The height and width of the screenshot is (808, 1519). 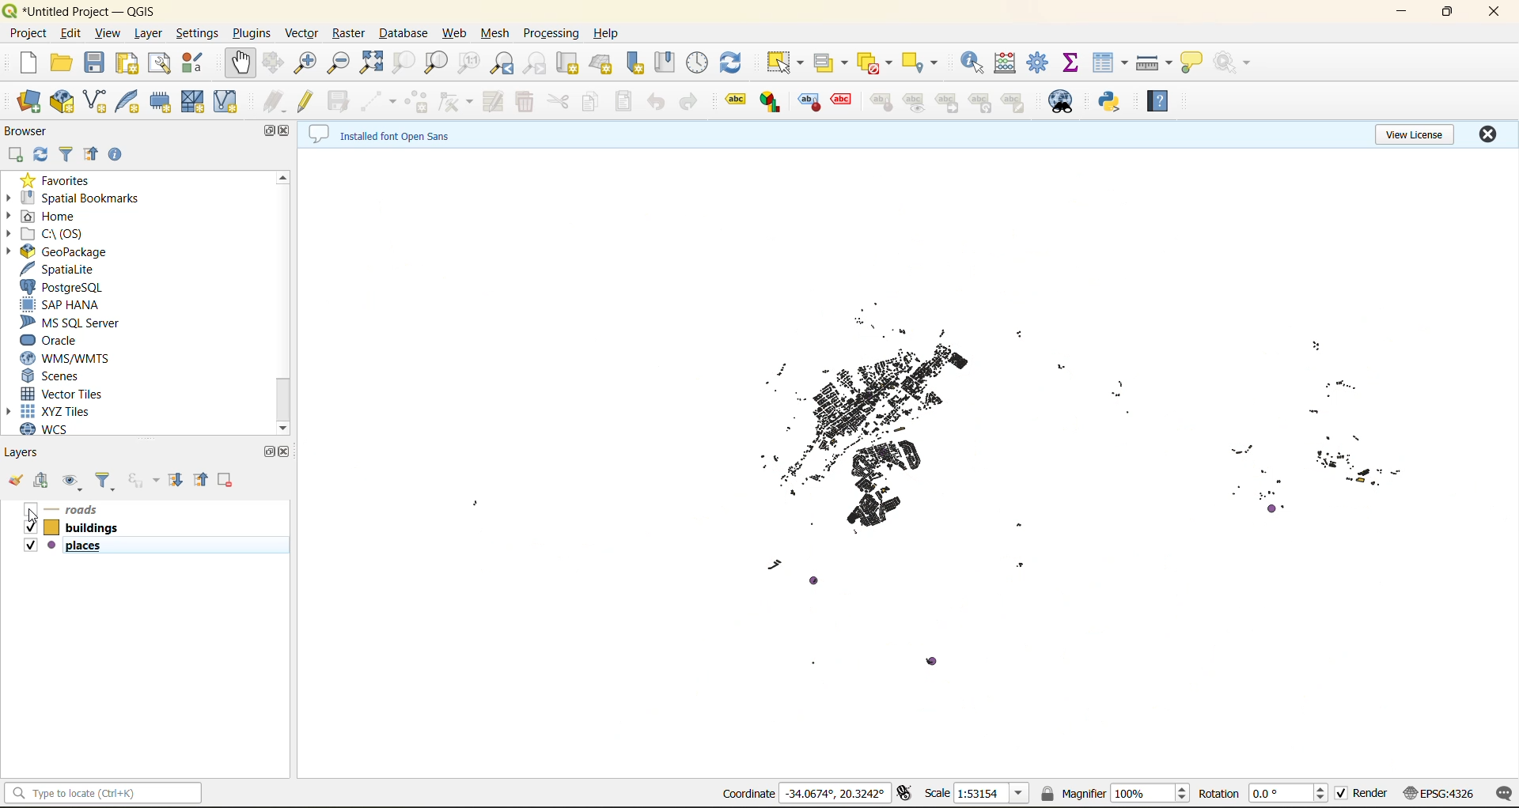 What do you see at coordinates (376, 63) in the screenshot?
I see `zoom full` at bounding box center [376, 63].